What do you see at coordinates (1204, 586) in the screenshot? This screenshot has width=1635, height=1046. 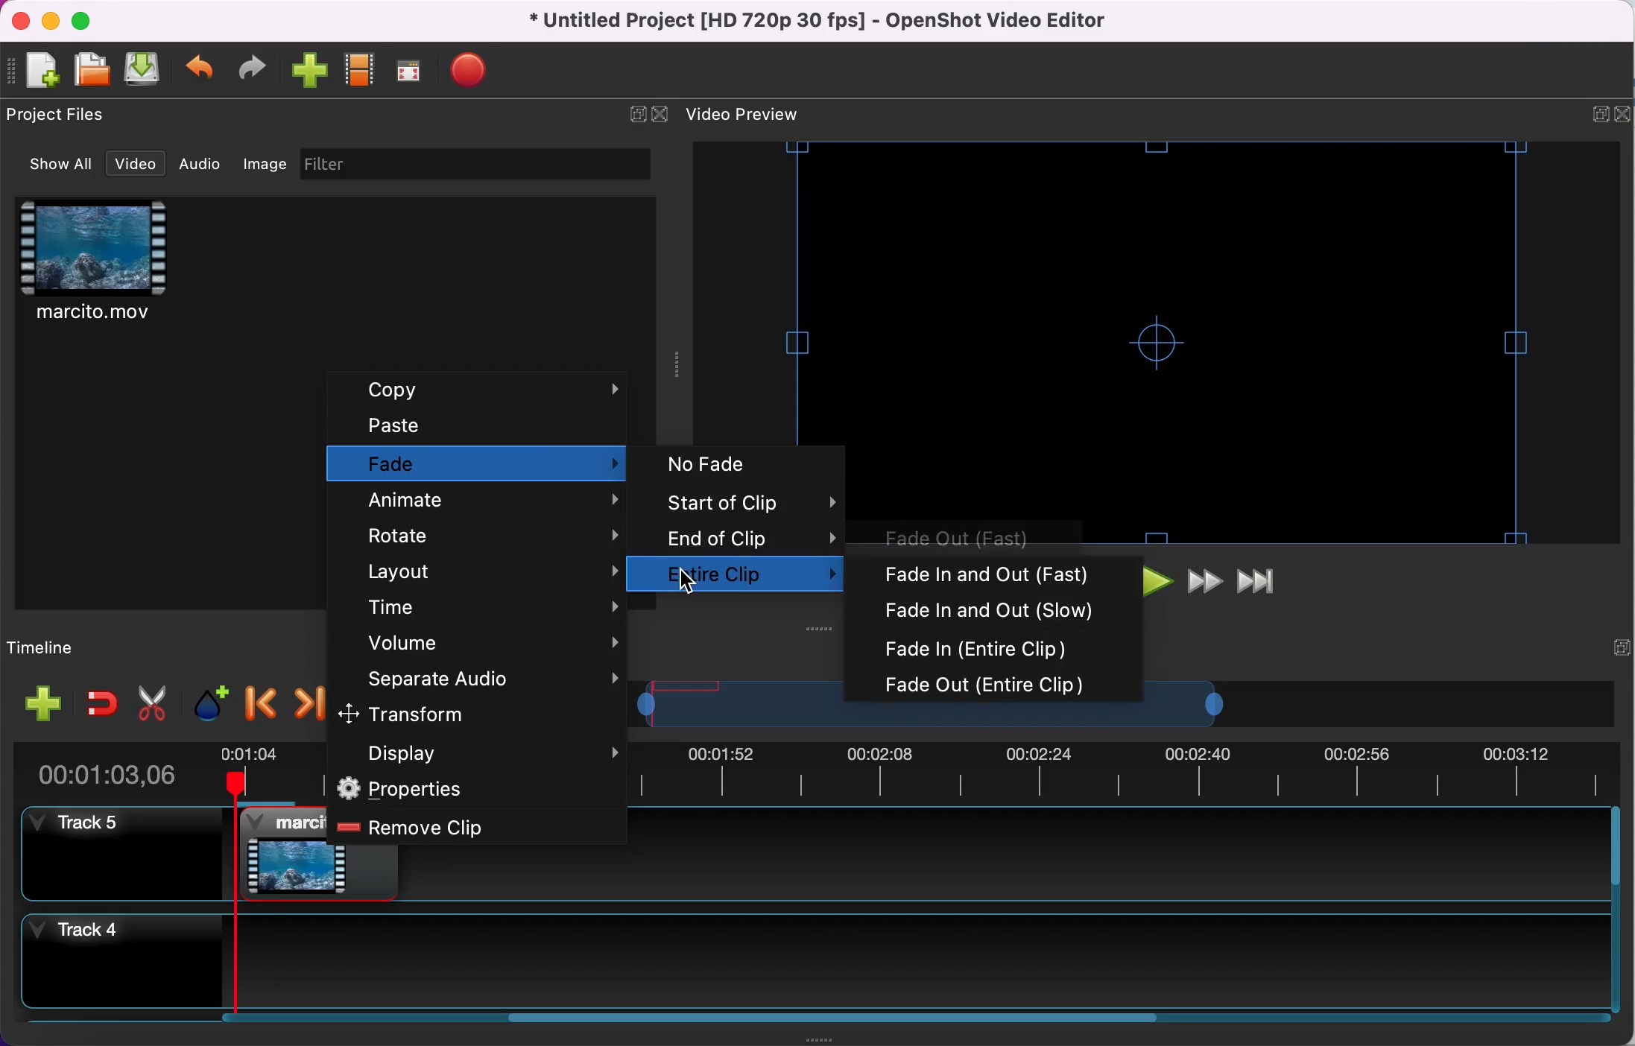 I see `fast forward` at bounding box center [1204, 586].